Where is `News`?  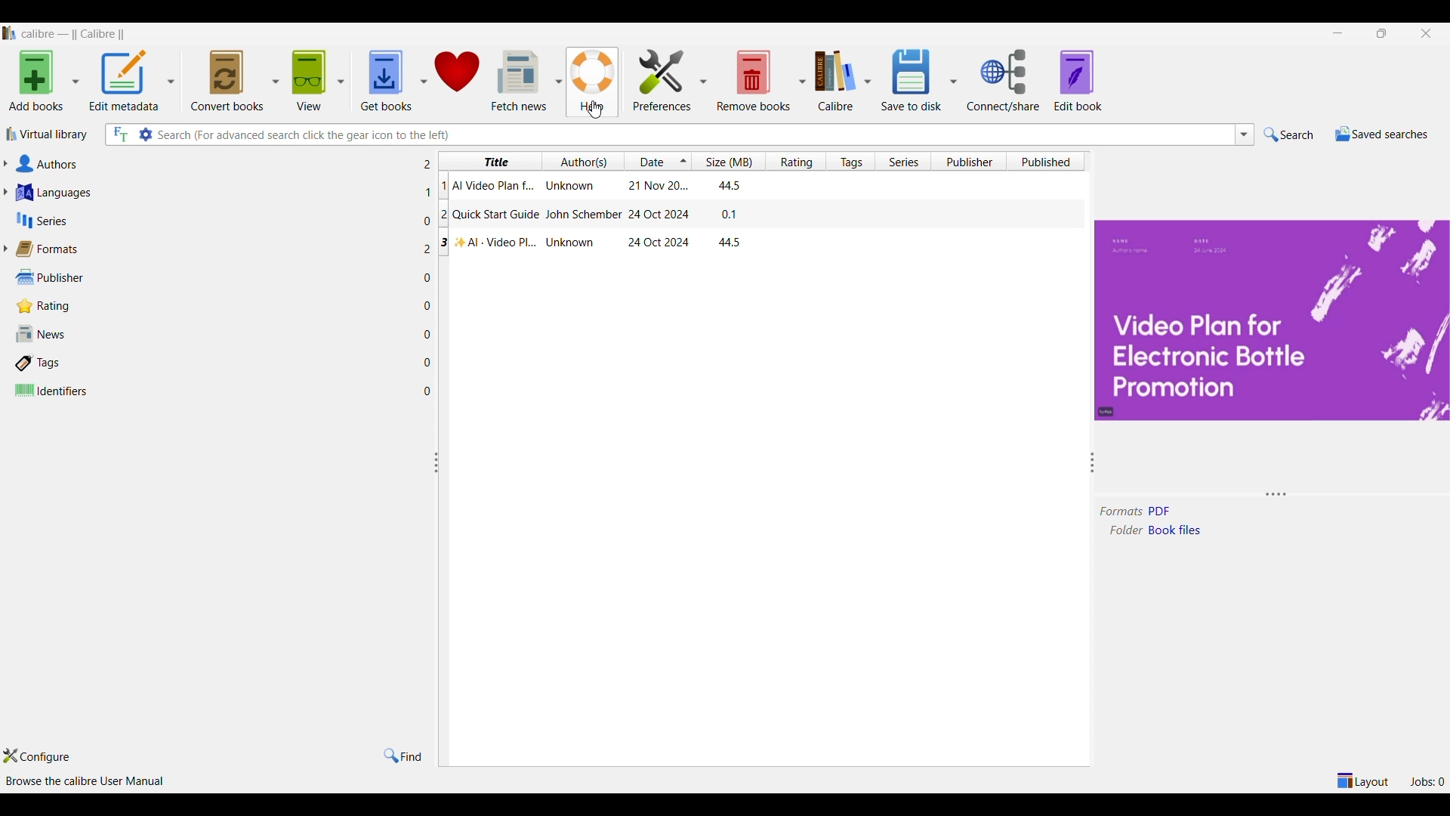 News is located at coordinates (208, 333).